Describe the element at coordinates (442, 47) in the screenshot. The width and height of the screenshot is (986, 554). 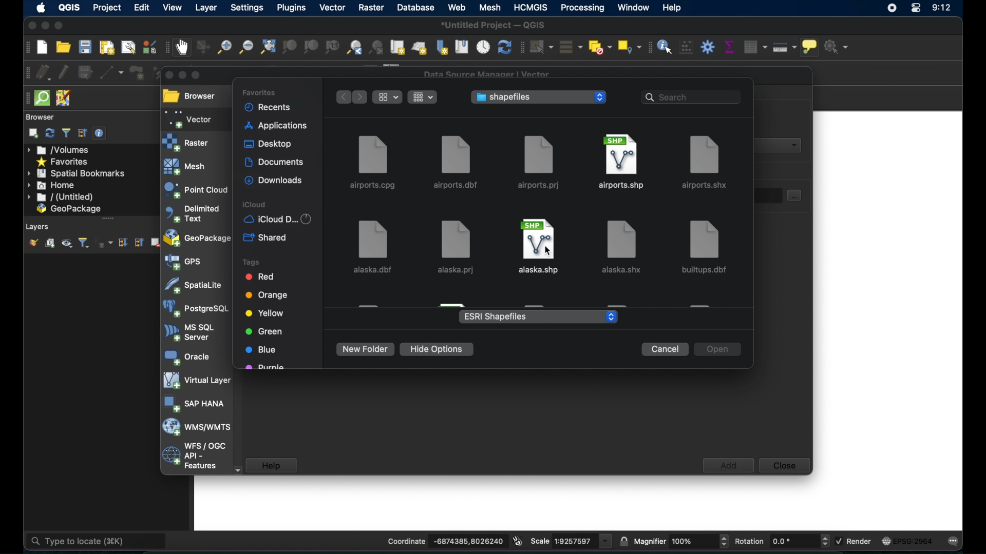
I see `new spatial bookmarks` at that location.